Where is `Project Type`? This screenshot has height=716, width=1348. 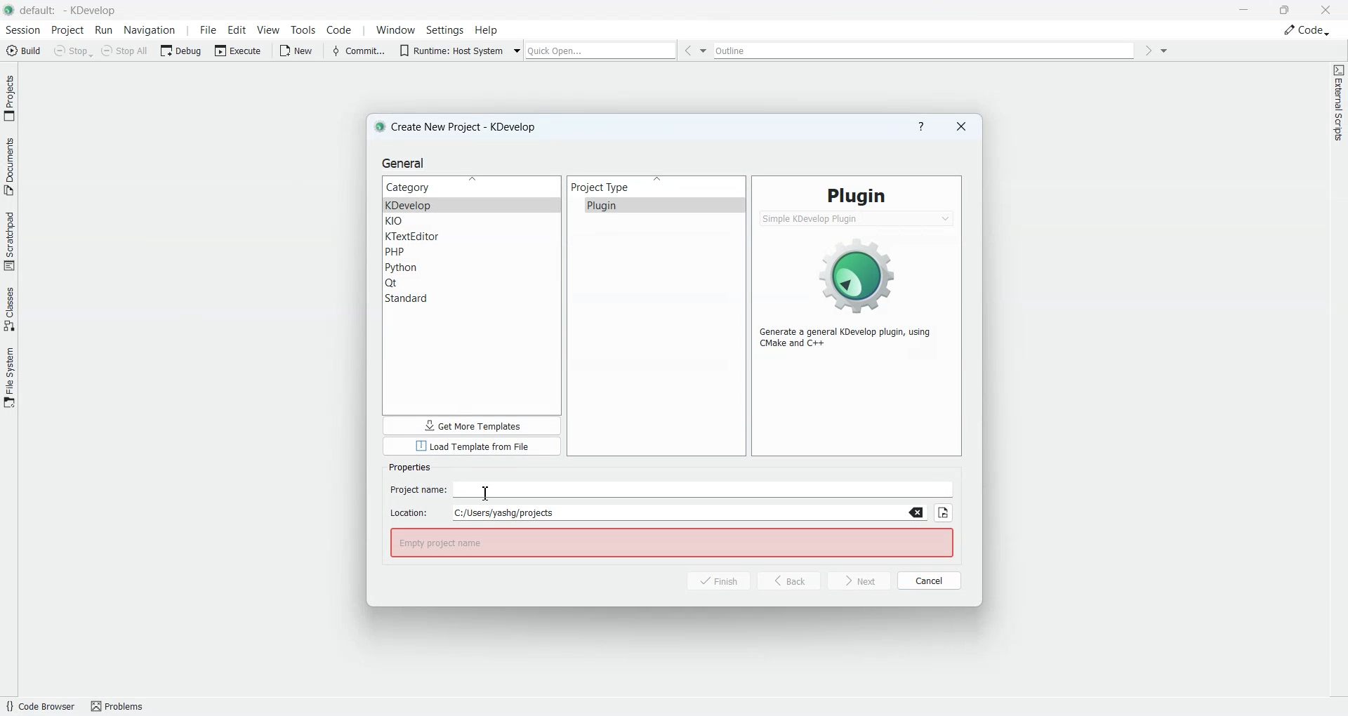
Project Type is located at coordinates (656, 187).